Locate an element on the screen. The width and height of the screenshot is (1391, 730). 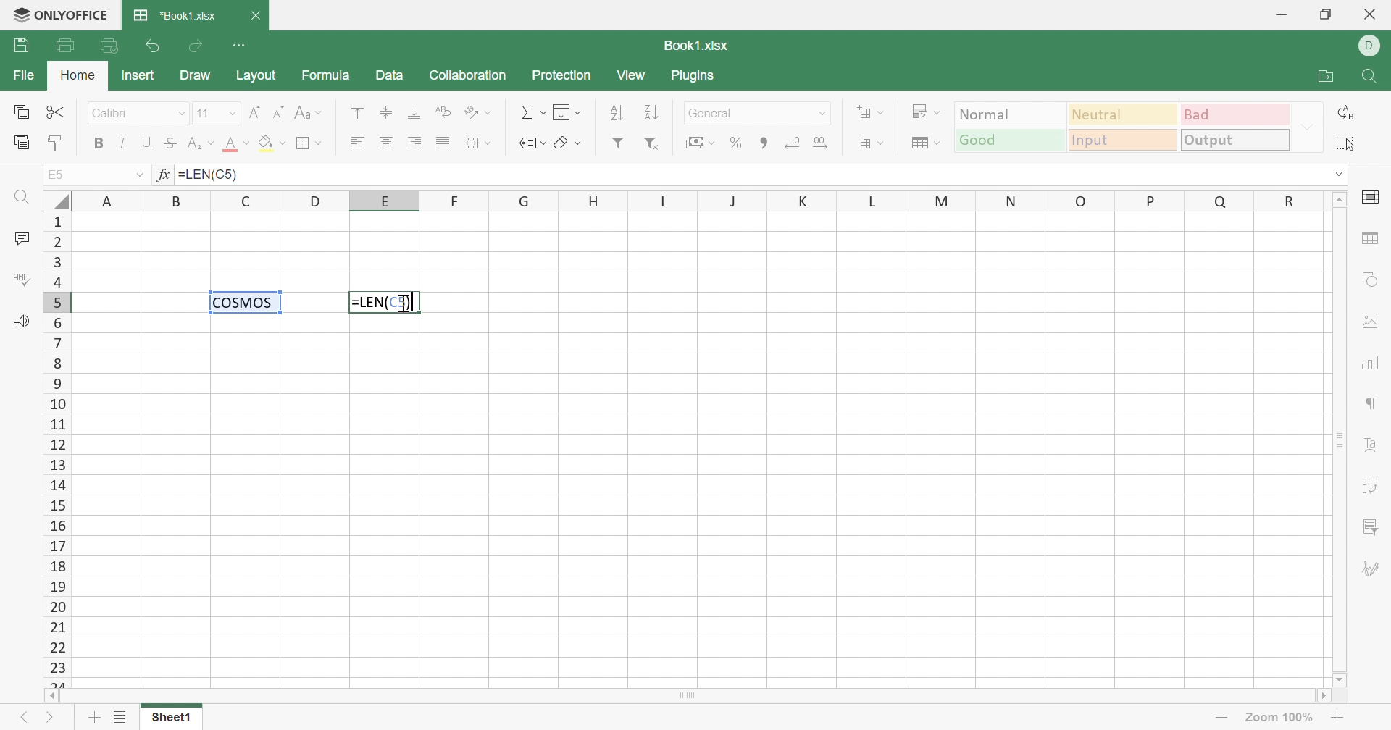
Layout is located at coordinates (256, 75).